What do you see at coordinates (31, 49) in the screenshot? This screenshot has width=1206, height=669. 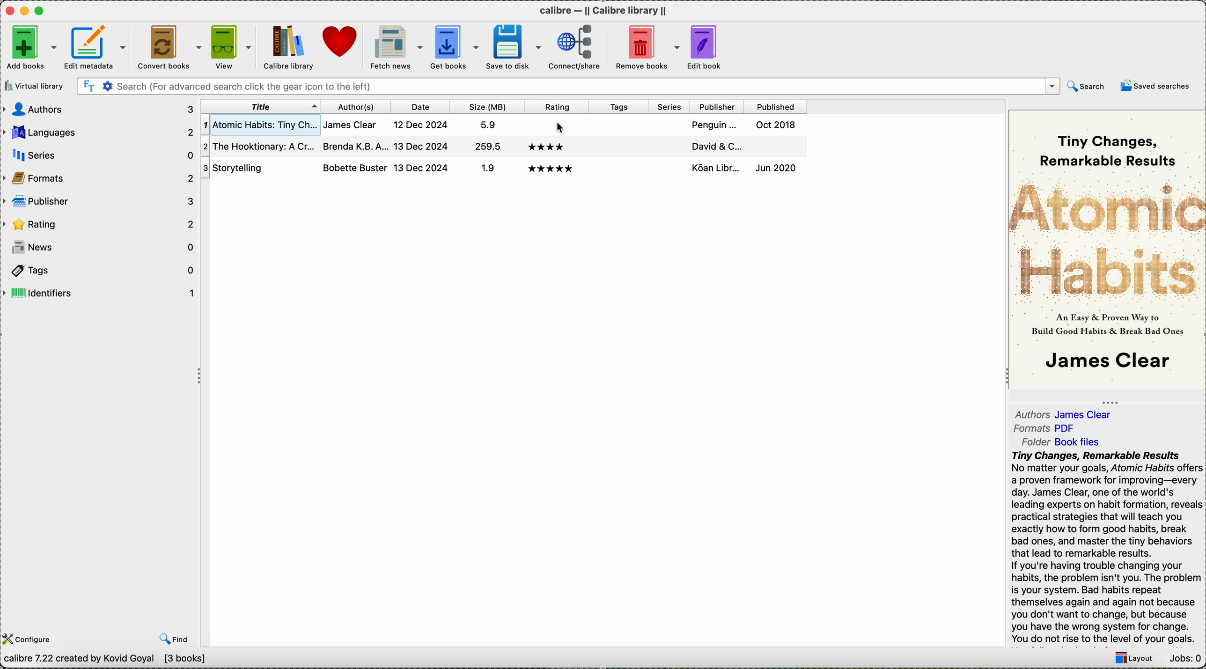 I see `add books` at bounding box center [31, 49].